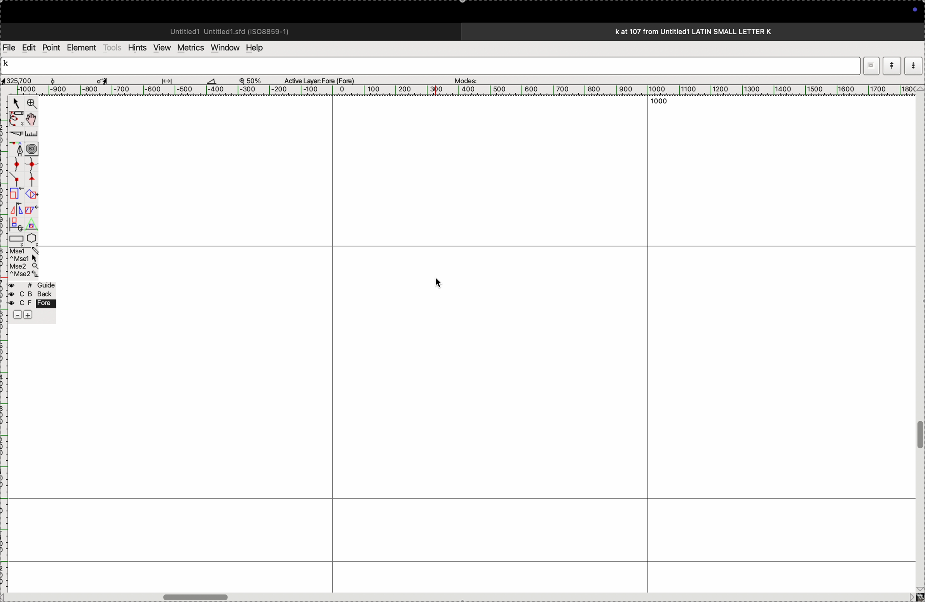  What do you see at coordinates (51, 48) in the screenshot?
I see `point` at bounding box center [51, 48].